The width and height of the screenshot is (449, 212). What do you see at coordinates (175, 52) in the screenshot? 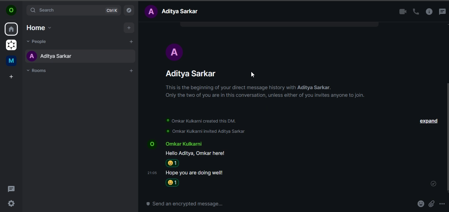
I see `Avatar` at bounding box center [175, 52].